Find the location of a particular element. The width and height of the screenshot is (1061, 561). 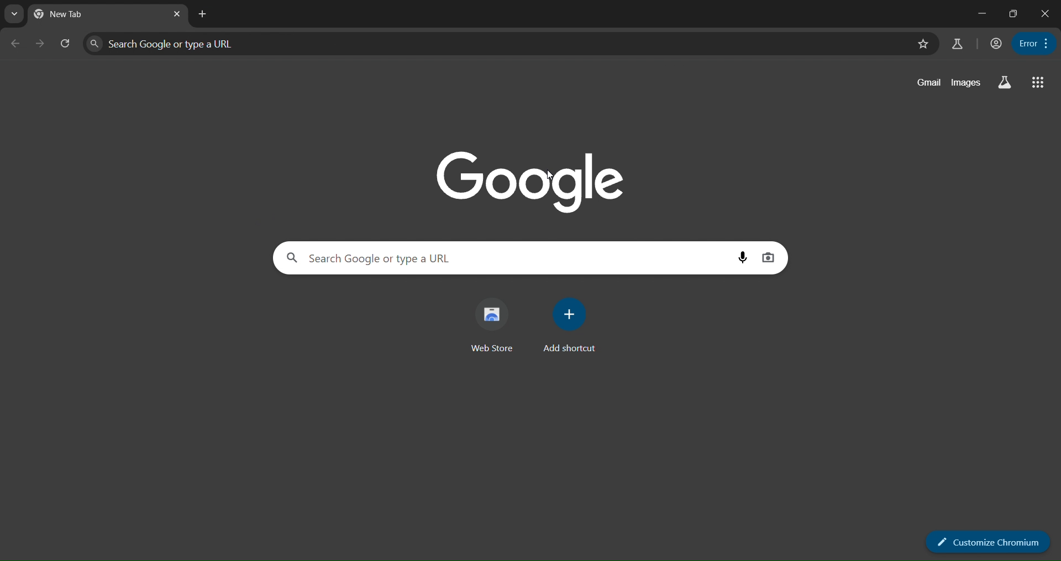

close is located at coordinates (1046, 12).